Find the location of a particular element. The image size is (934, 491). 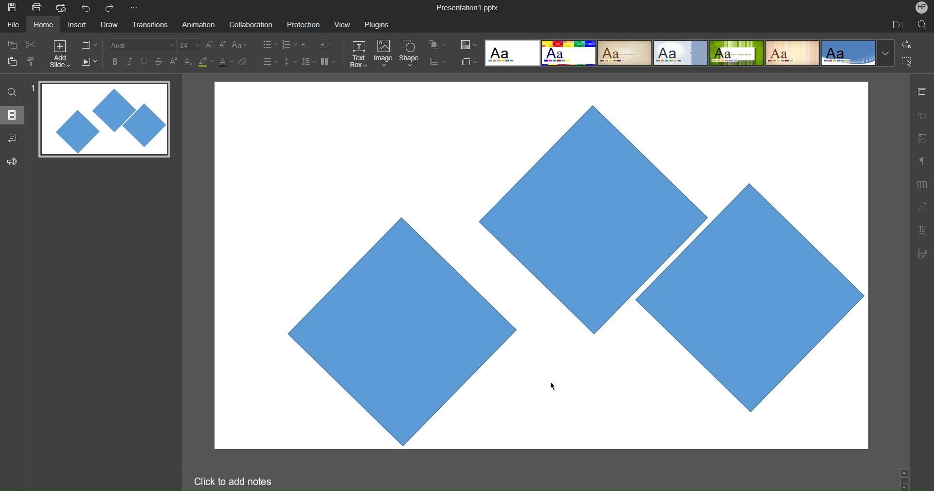

scrollbar is located at coordinates (904, 479).